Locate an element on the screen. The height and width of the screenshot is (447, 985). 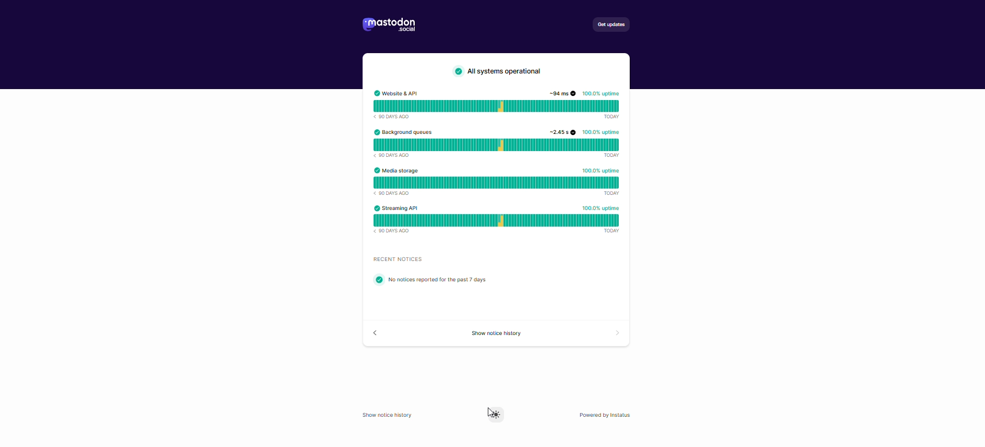
powered by instatus is located at coordinates (609, 415).